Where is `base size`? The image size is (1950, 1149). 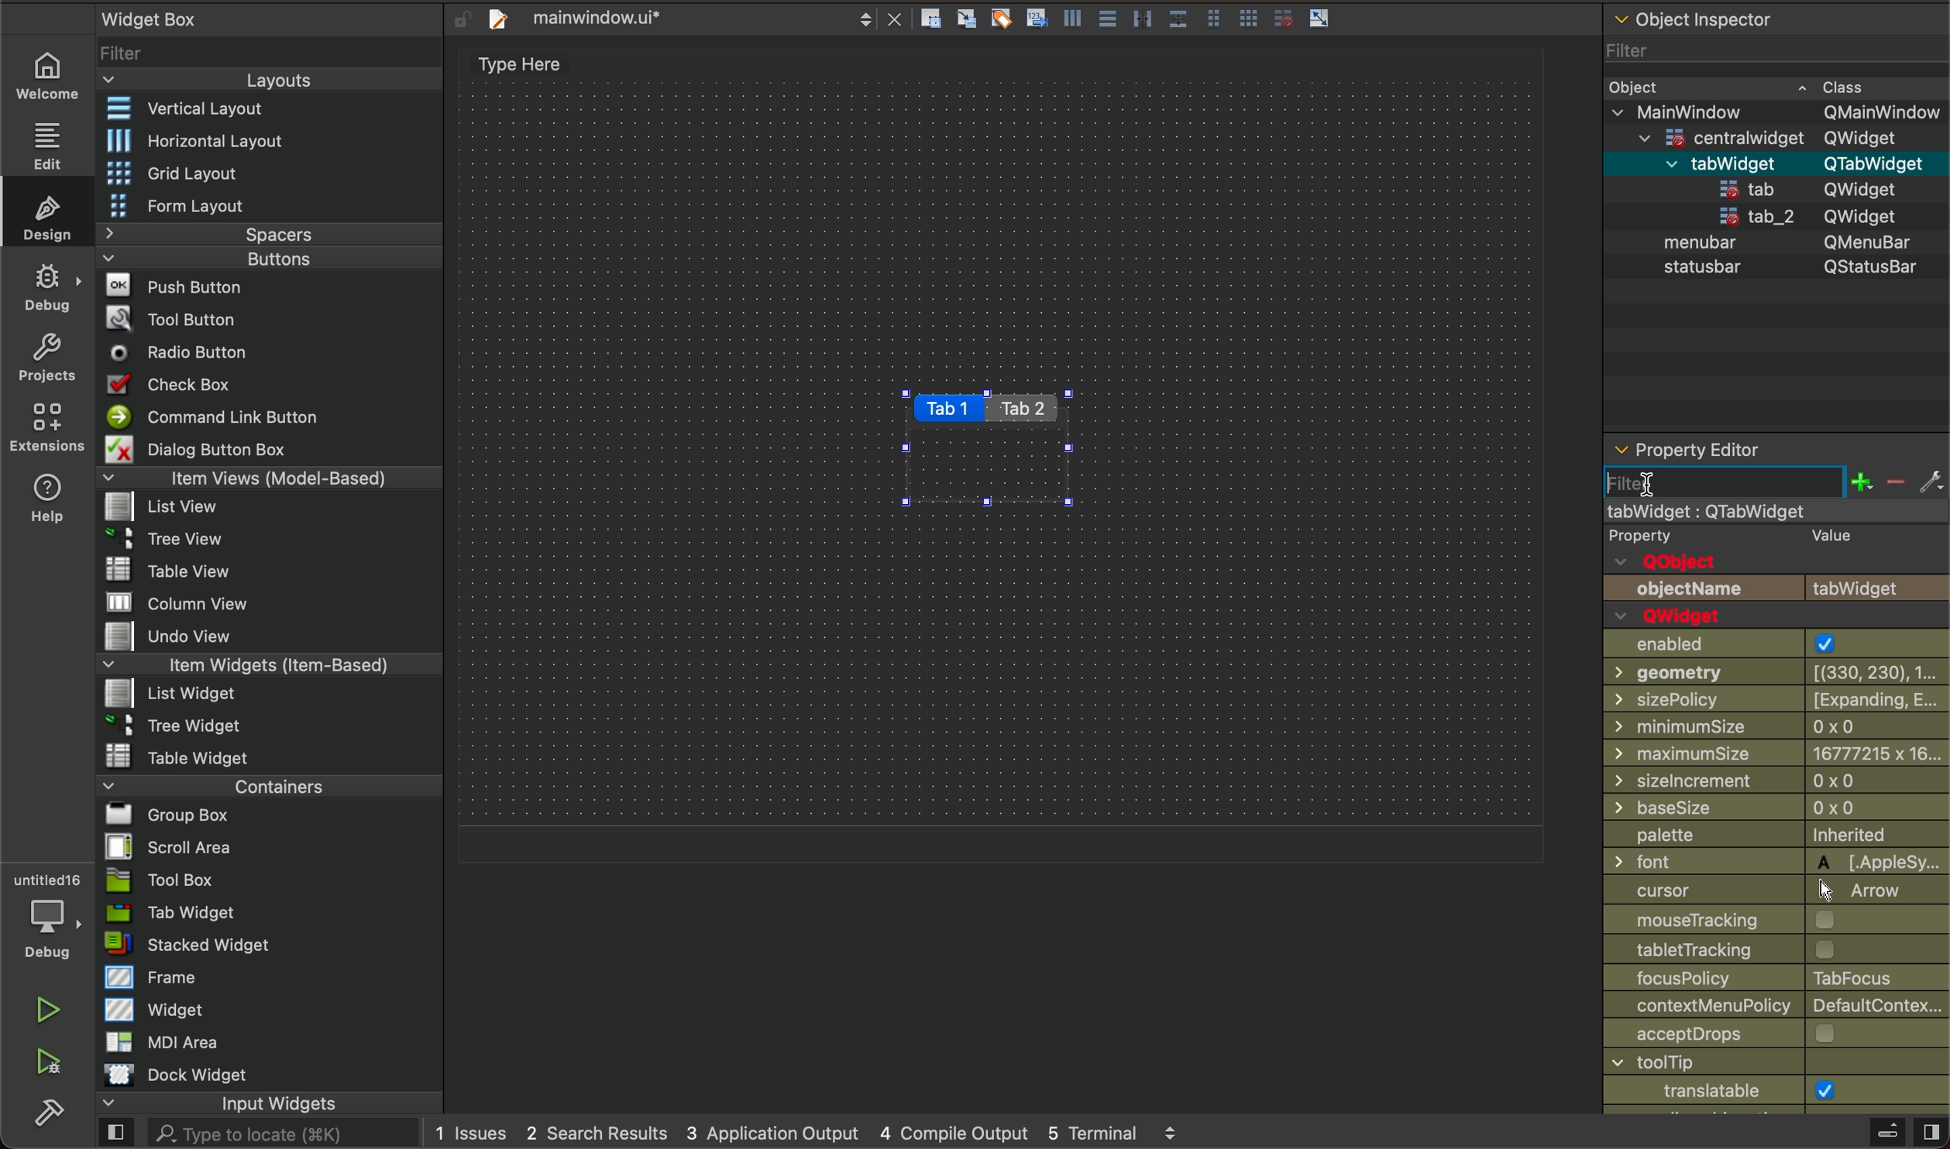 base size is located at coordinates (1776, 806).